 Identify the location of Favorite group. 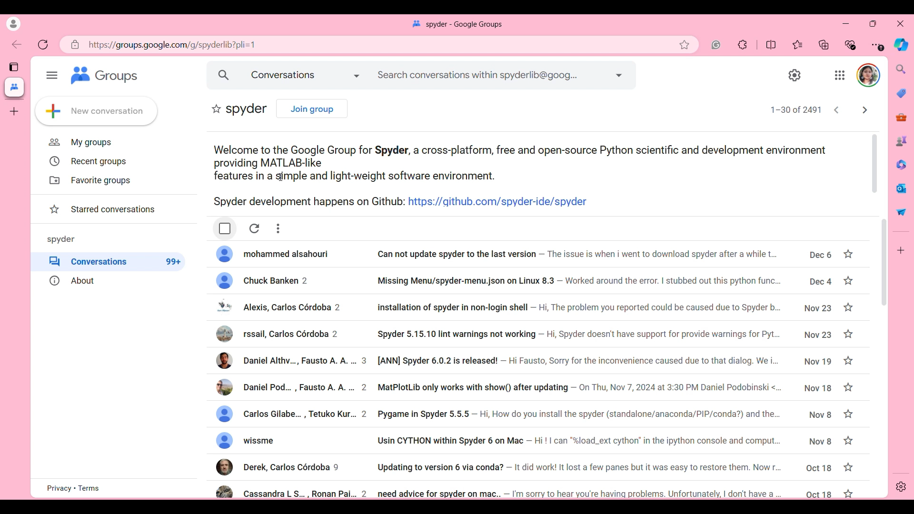
(217, 109).